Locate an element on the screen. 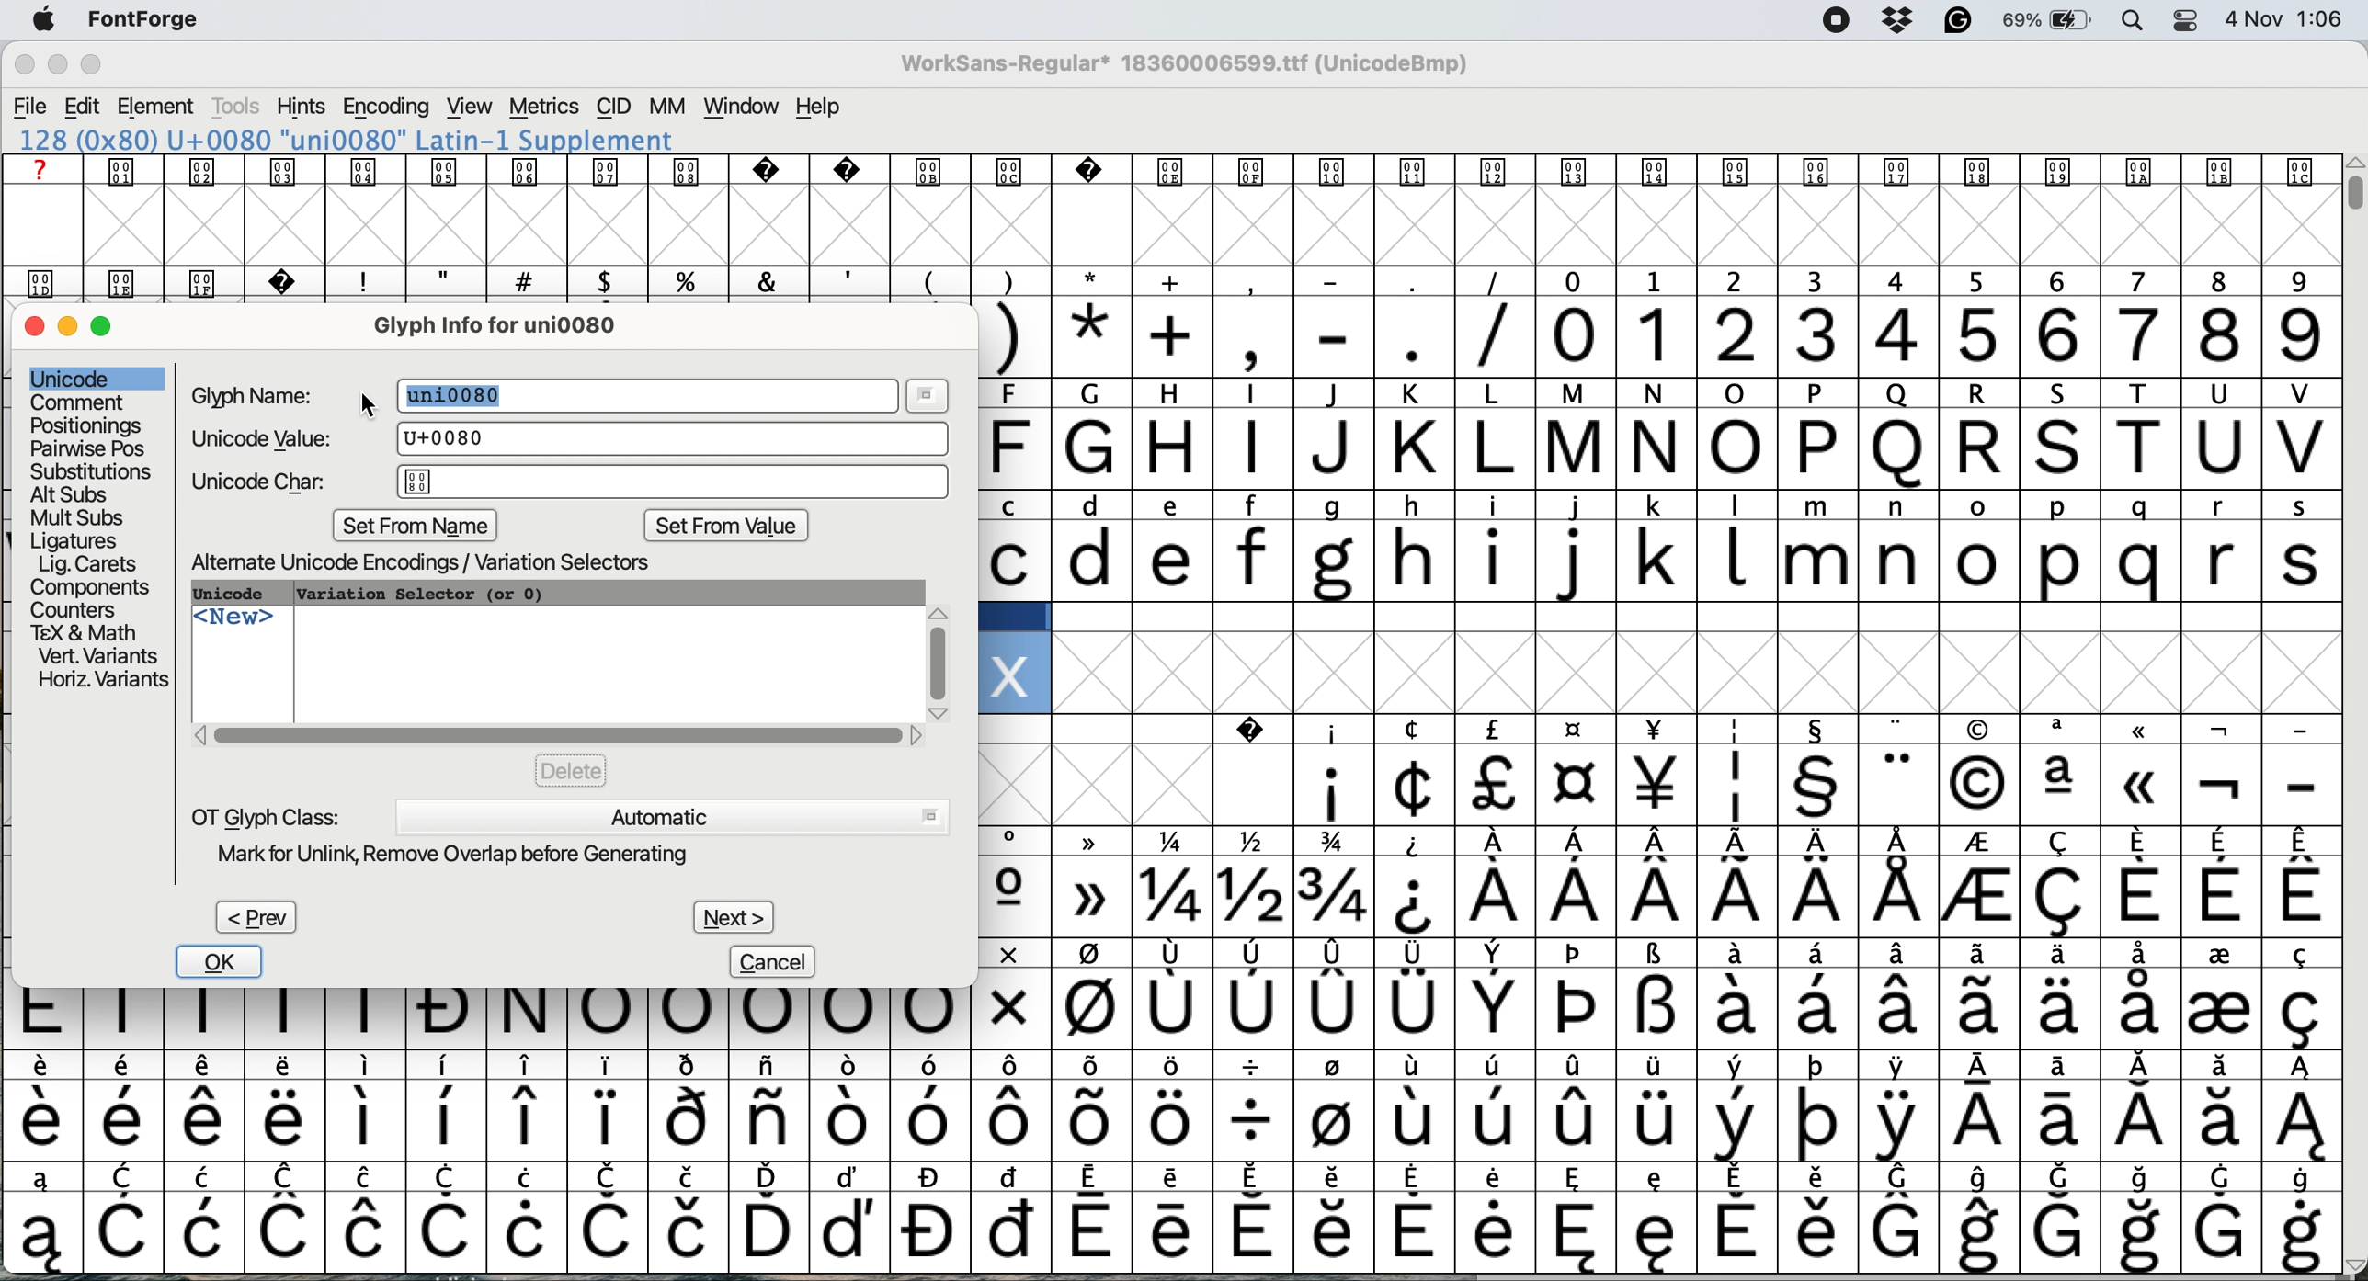 The image size is (2368, 1281). lower case and upper case text and special characters is located at coordinates (1660, 506).